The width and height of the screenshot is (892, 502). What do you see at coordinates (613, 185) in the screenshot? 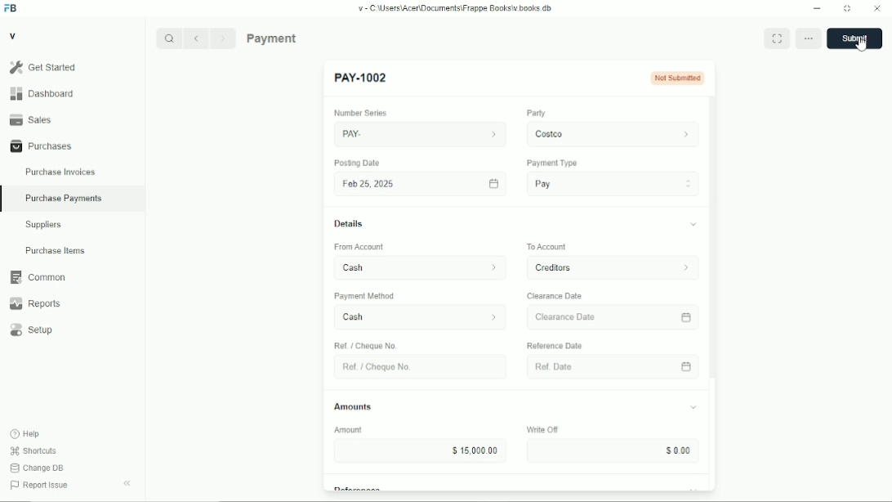
I see `Pay` at bounding box center [613, 185].